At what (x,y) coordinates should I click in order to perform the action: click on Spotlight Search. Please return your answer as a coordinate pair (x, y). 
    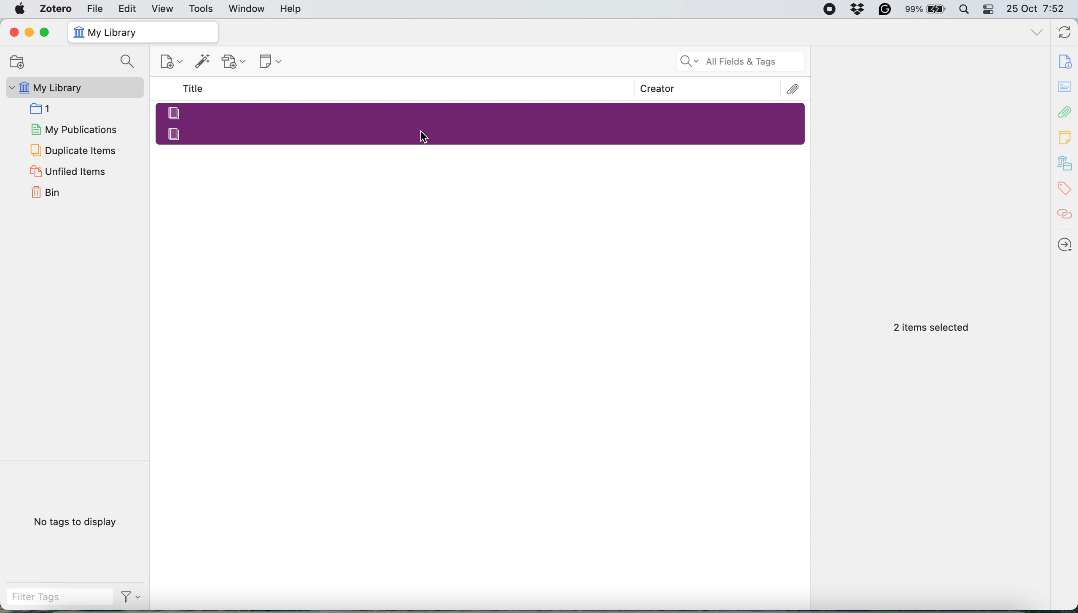
    Looking at the image, I should click on (963, 9).